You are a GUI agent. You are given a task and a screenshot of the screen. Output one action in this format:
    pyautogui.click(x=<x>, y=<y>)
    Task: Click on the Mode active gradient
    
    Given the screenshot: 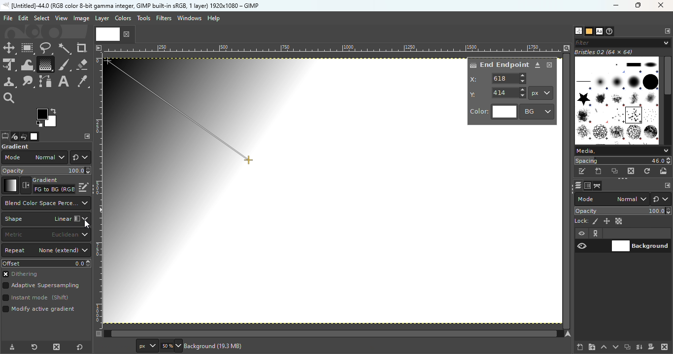 What is the action you would take?
    pyautogui.click(x=40, y=311)
    